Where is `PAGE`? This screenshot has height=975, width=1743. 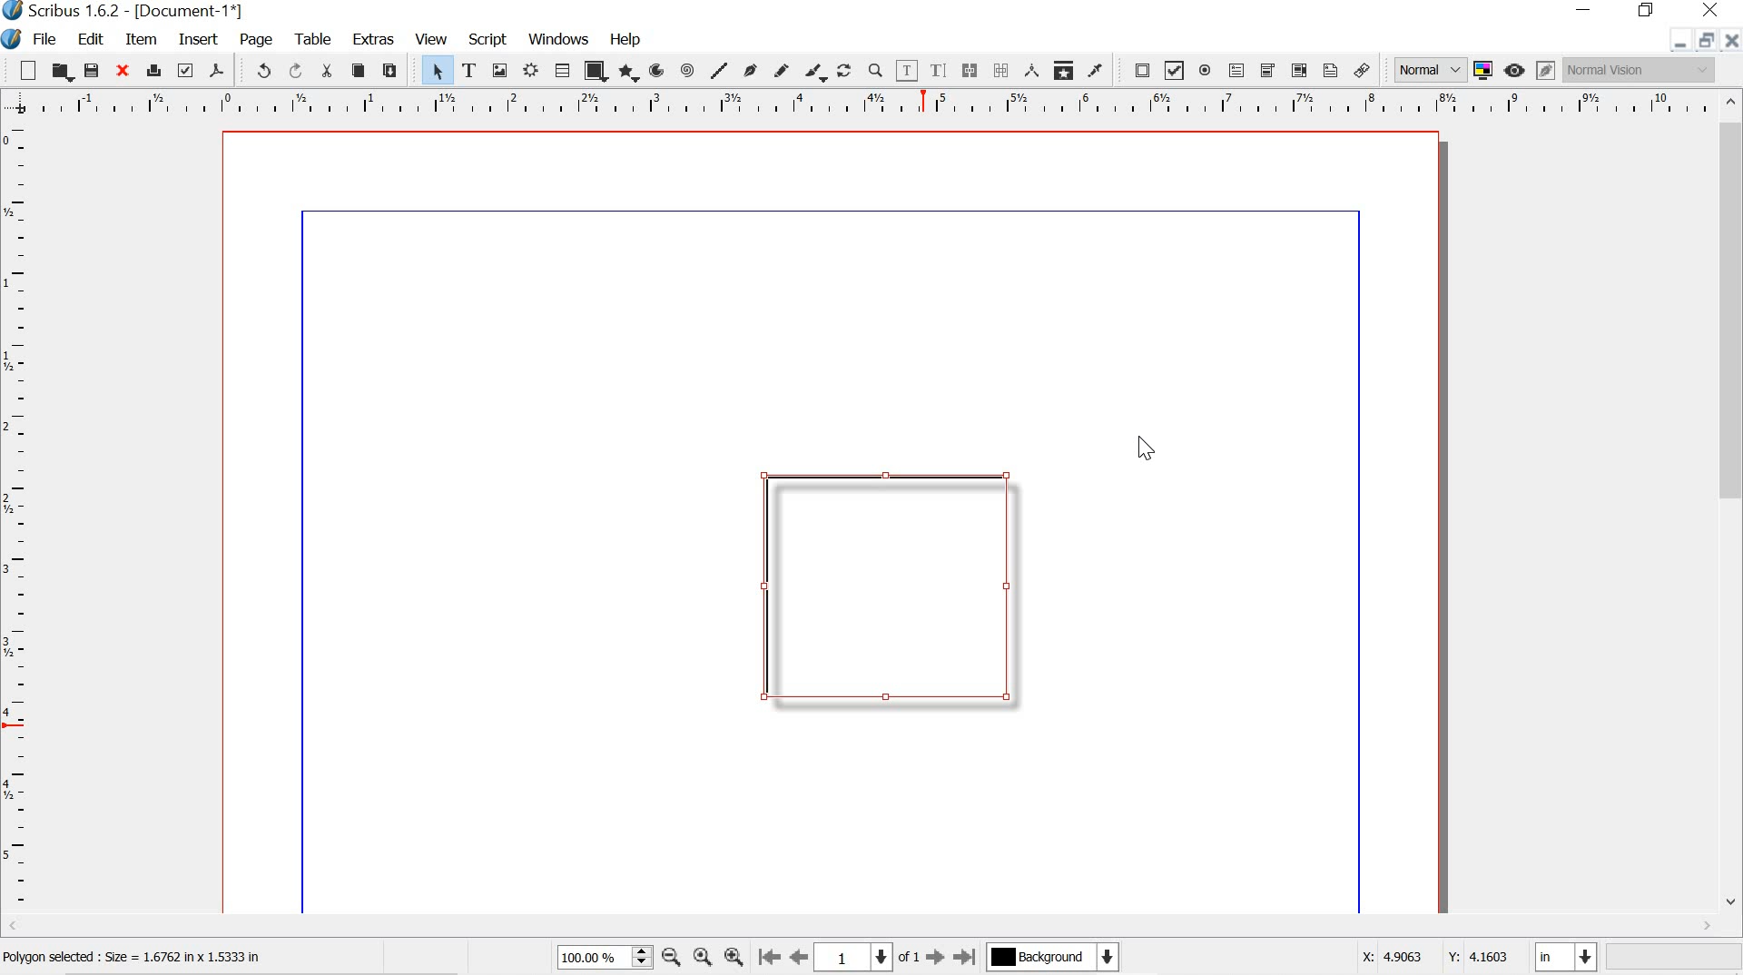
PAGE is located at coordinates (258, 40).